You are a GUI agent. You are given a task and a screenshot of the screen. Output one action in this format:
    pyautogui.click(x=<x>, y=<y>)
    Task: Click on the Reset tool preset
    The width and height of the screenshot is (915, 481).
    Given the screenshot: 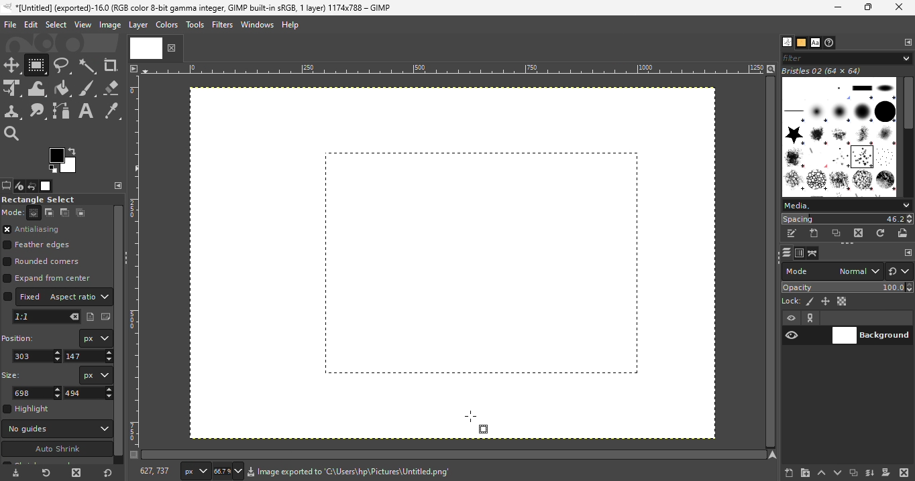 What is the action you would take?
    pyautogui.click(x=45, y=474)
    